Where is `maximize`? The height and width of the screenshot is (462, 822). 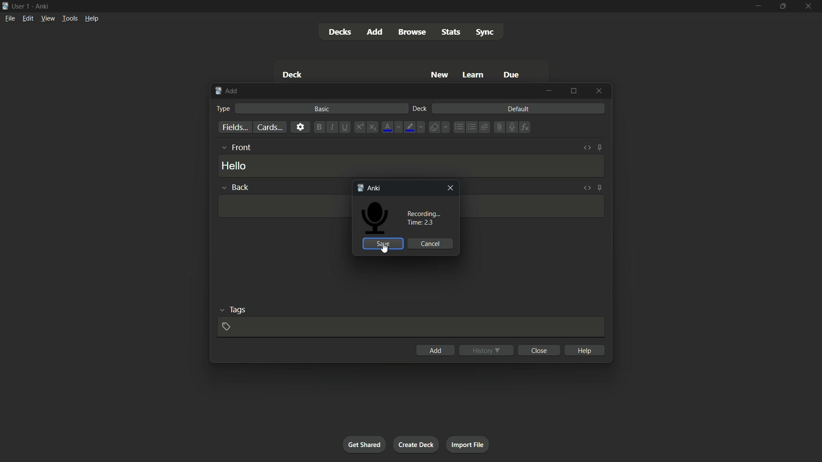 maximize is located at coordinates (573, 92).